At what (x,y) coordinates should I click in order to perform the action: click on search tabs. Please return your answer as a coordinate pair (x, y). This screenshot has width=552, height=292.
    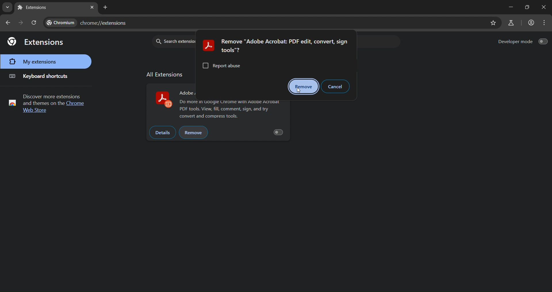
    Looking at the image, I should click on (7, 8).